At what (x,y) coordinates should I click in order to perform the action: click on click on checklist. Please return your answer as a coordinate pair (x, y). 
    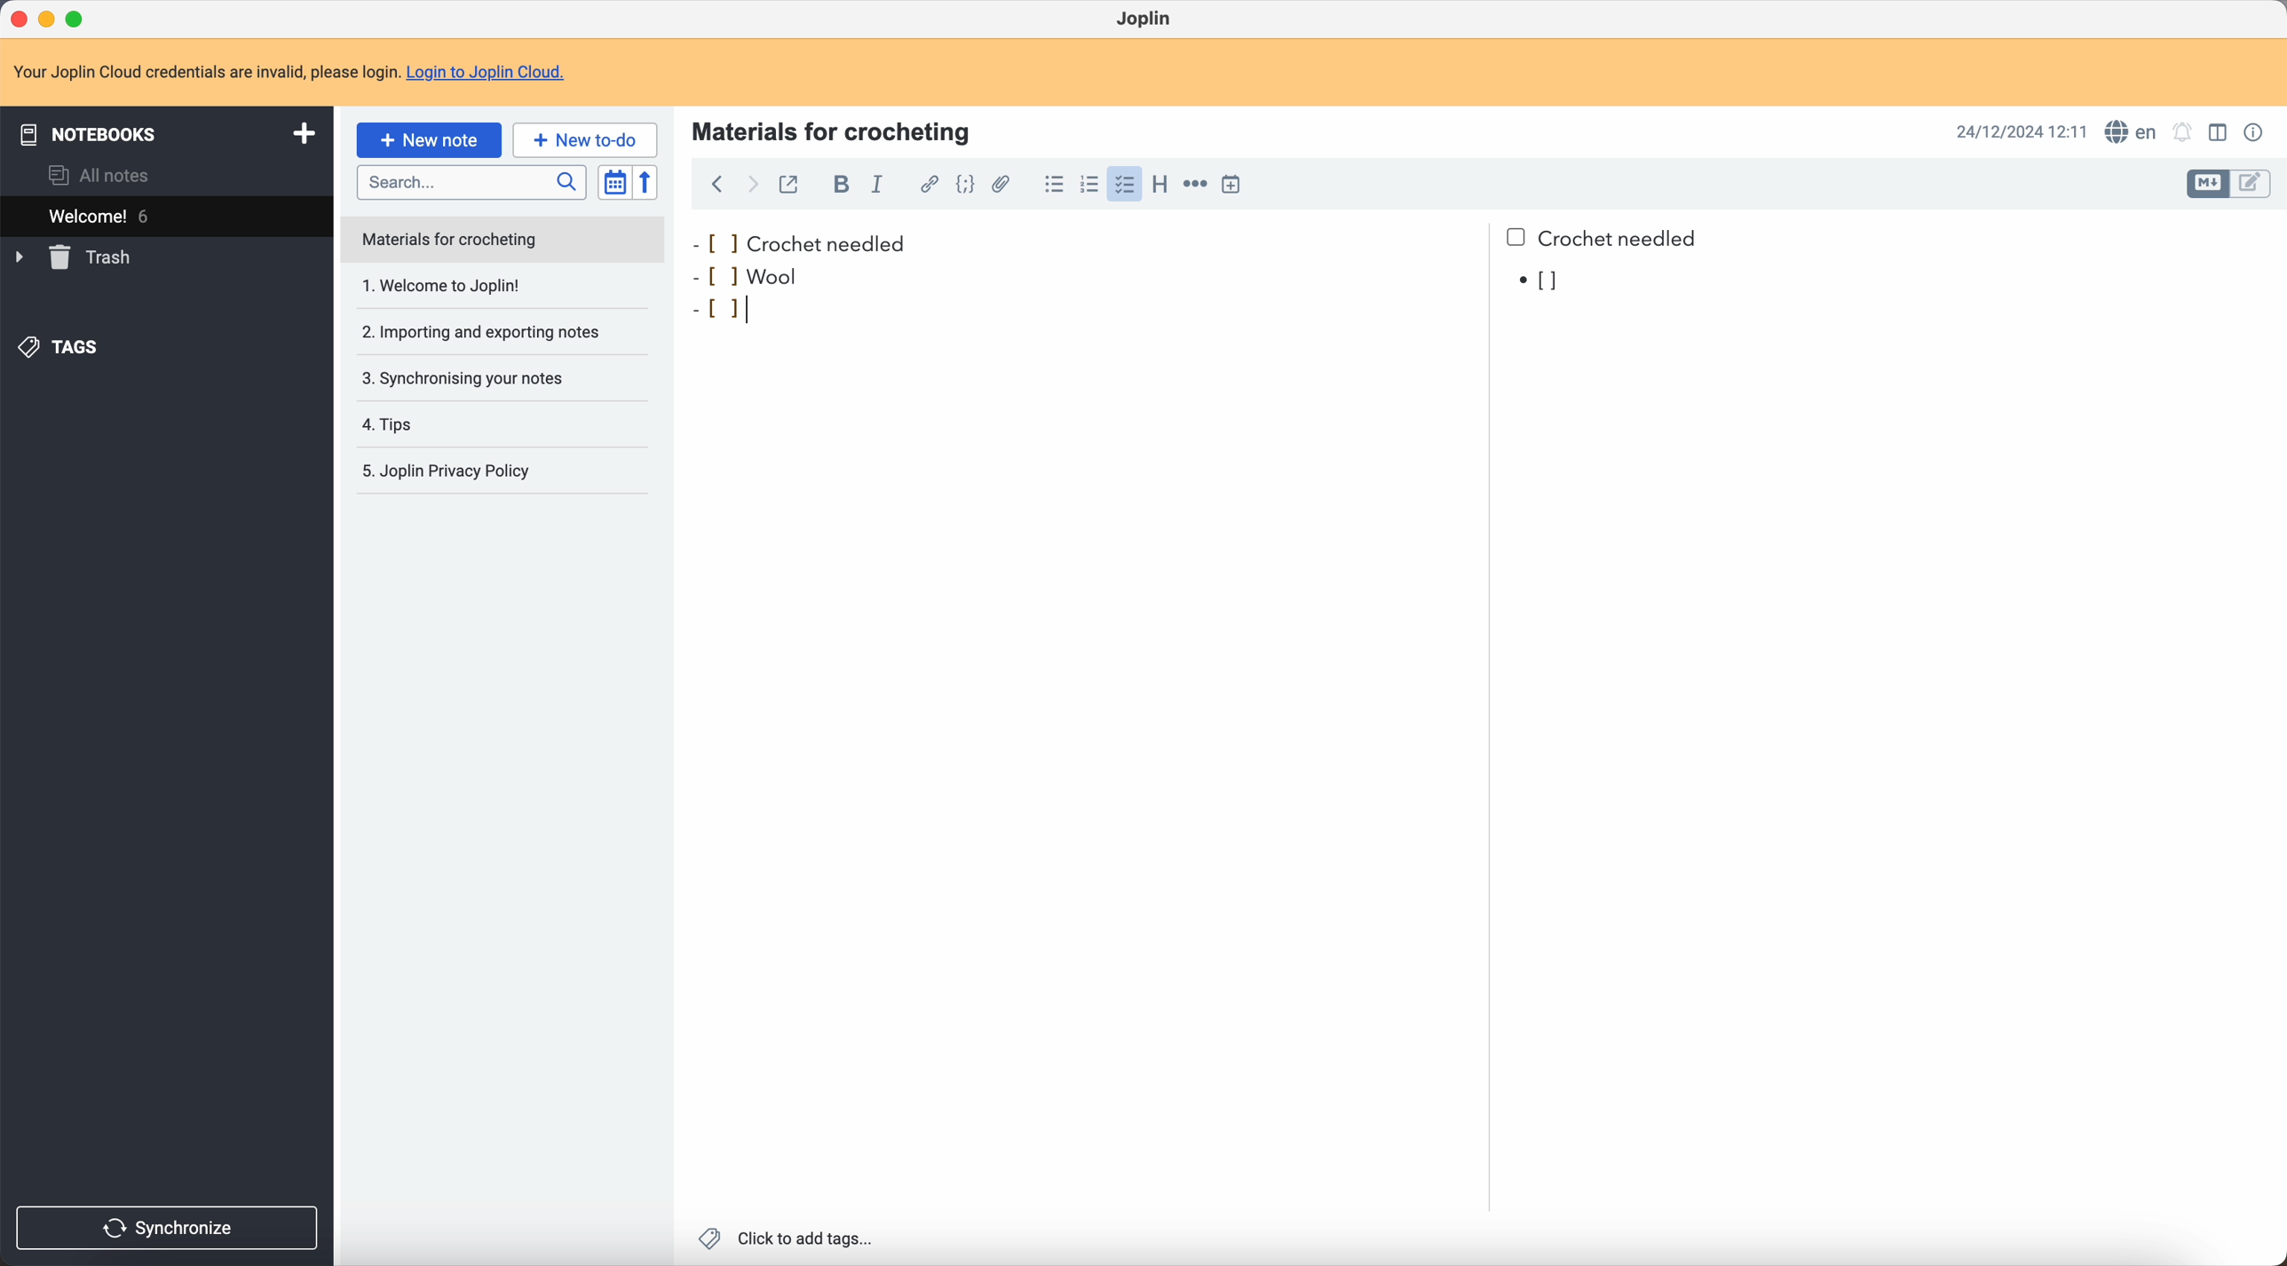
    Looking at the image, I should click on (1120, 185).